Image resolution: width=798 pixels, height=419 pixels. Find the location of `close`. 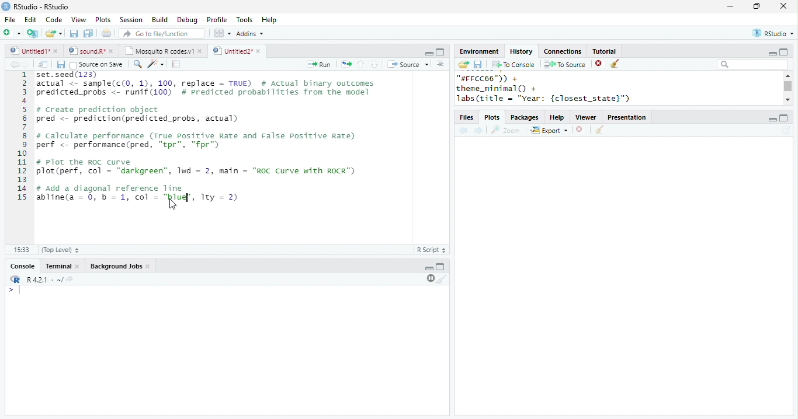

close is located at coordinates (78, 267).